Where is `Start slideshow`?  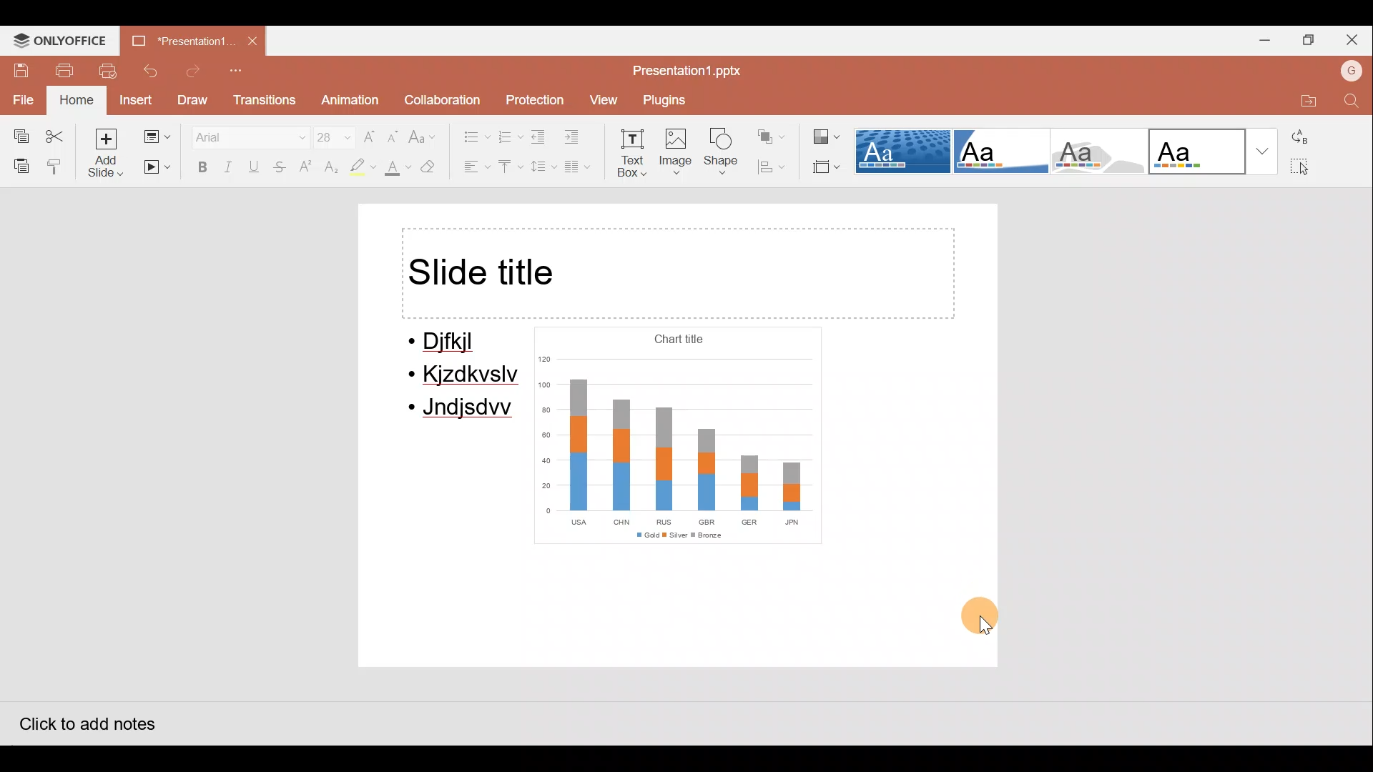
Start slideshow is located at coordinates (155, 169).